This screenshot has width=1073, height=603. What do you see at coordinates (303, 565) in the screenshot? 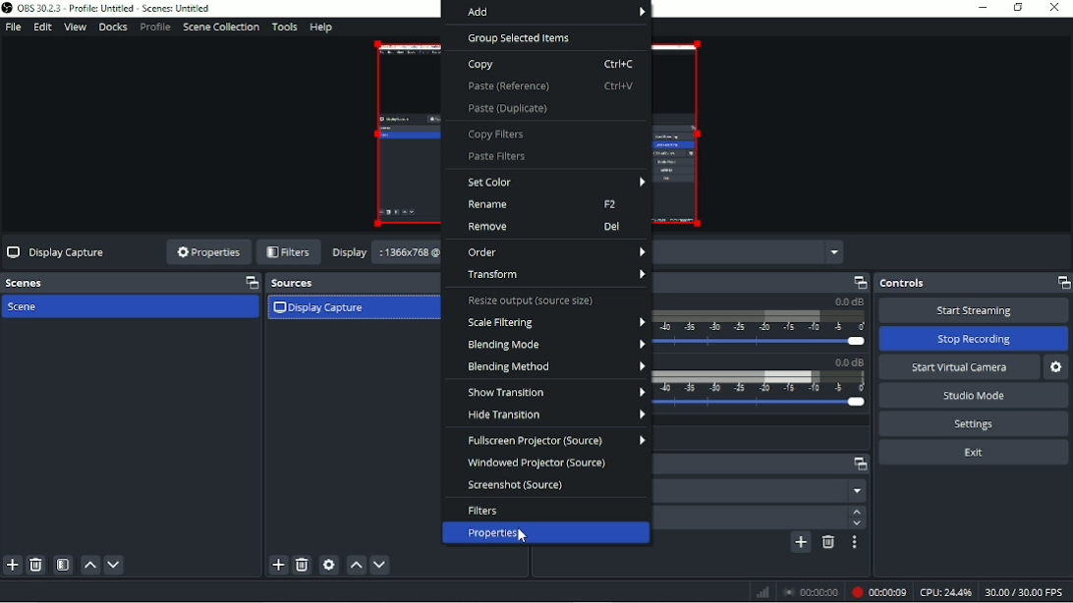
I see `Remove selected source(s)` at bounding box center [303, 565].